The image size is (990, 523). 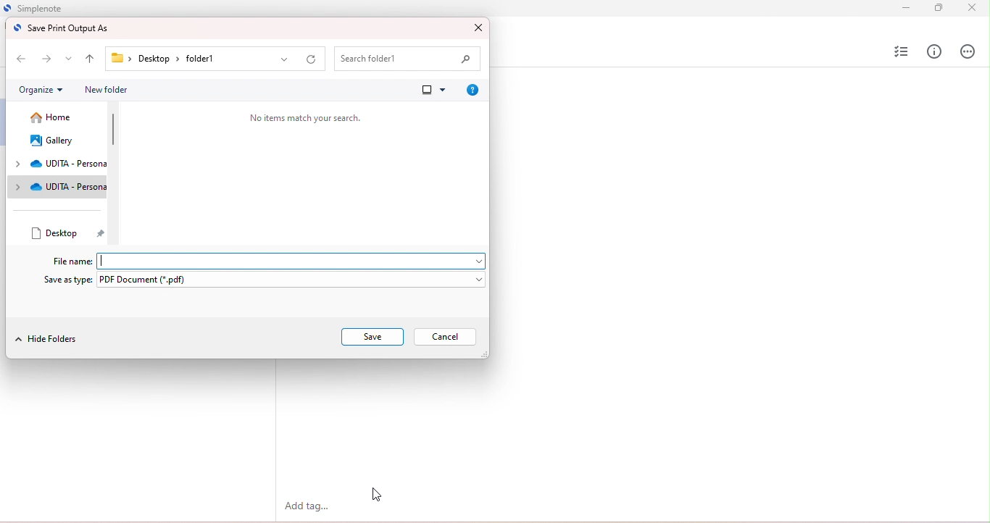 I want to click on up to previous folder, so click(x=91, y=60).